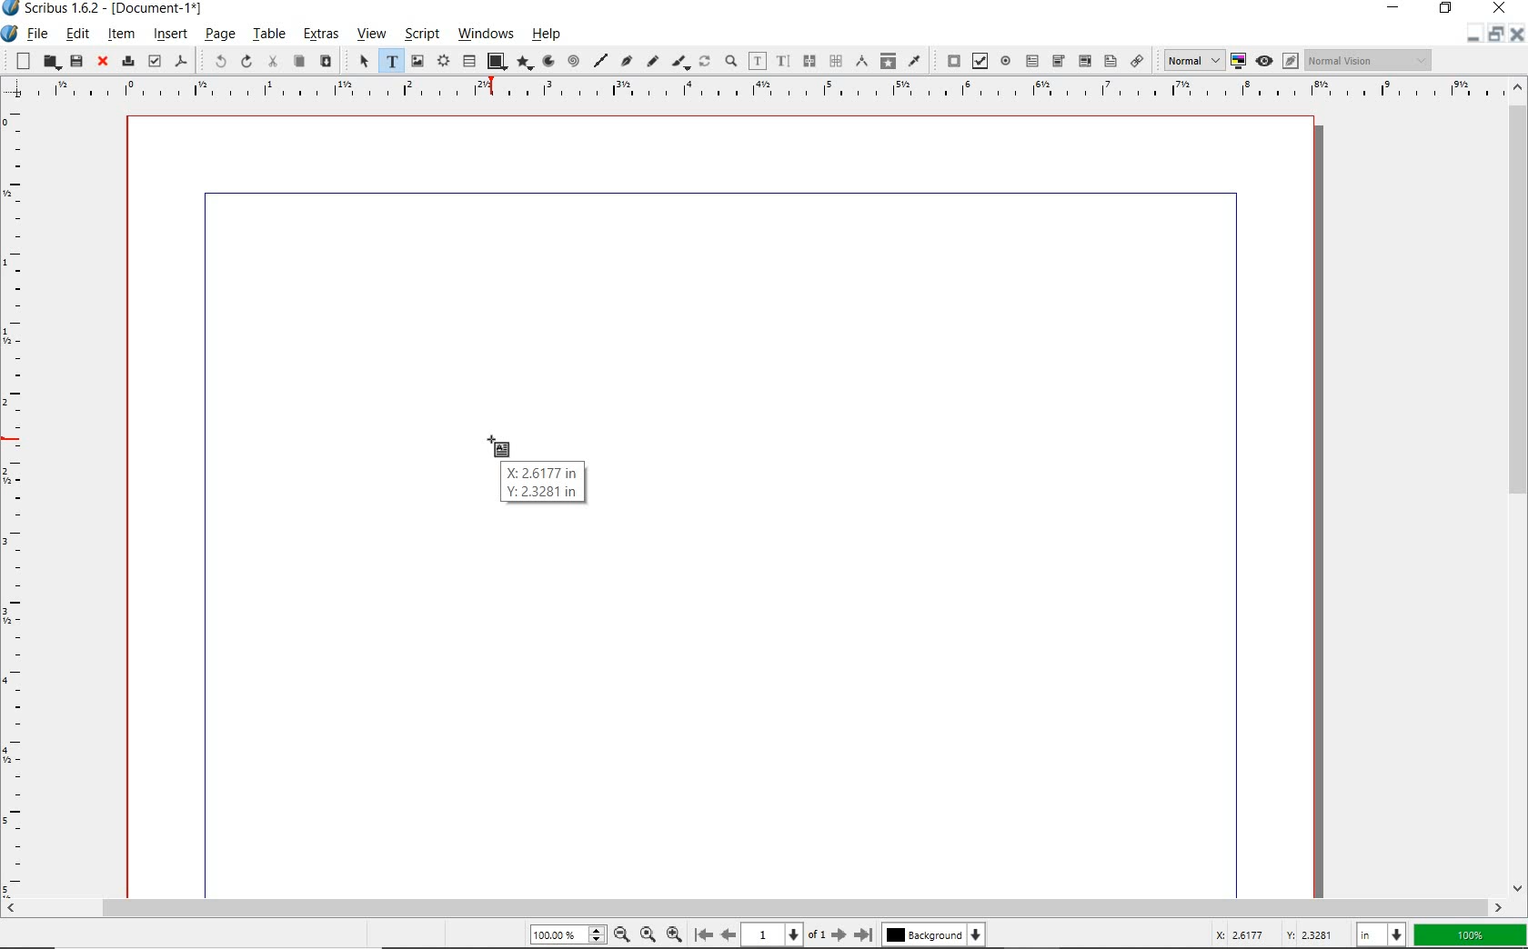  What do you see at coordinates (496, 445) in the screenshot?
I see `MOUSE_DOWN Cursor Position` at bounding box center [496, 445].